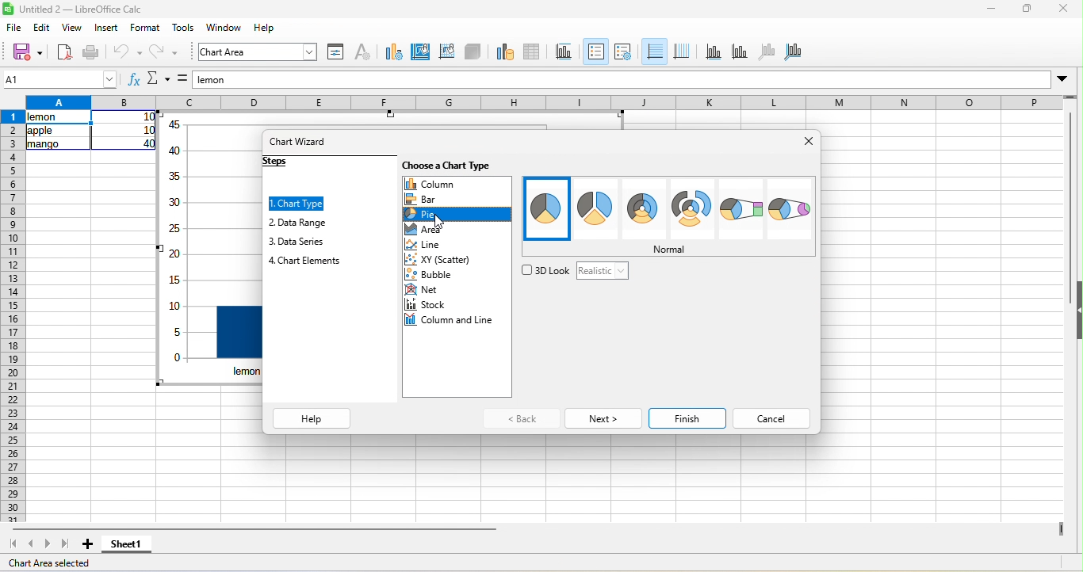  Describe the element at coordinates (183, 29) in the screenshot. I see `tools` at that location.